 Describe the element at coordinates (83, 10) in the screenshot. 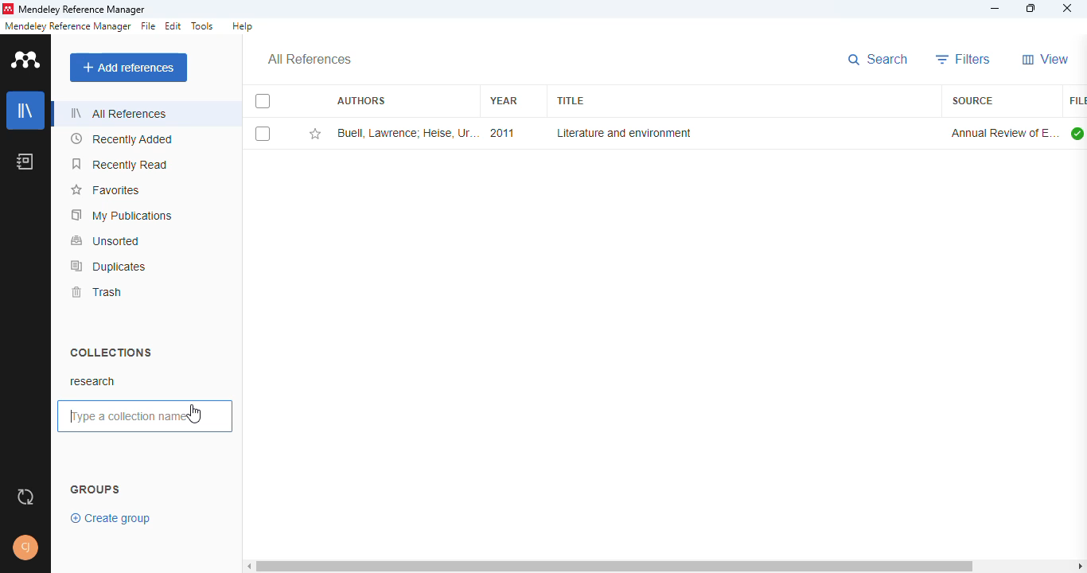

I see `mendeley reference manager` at that location.